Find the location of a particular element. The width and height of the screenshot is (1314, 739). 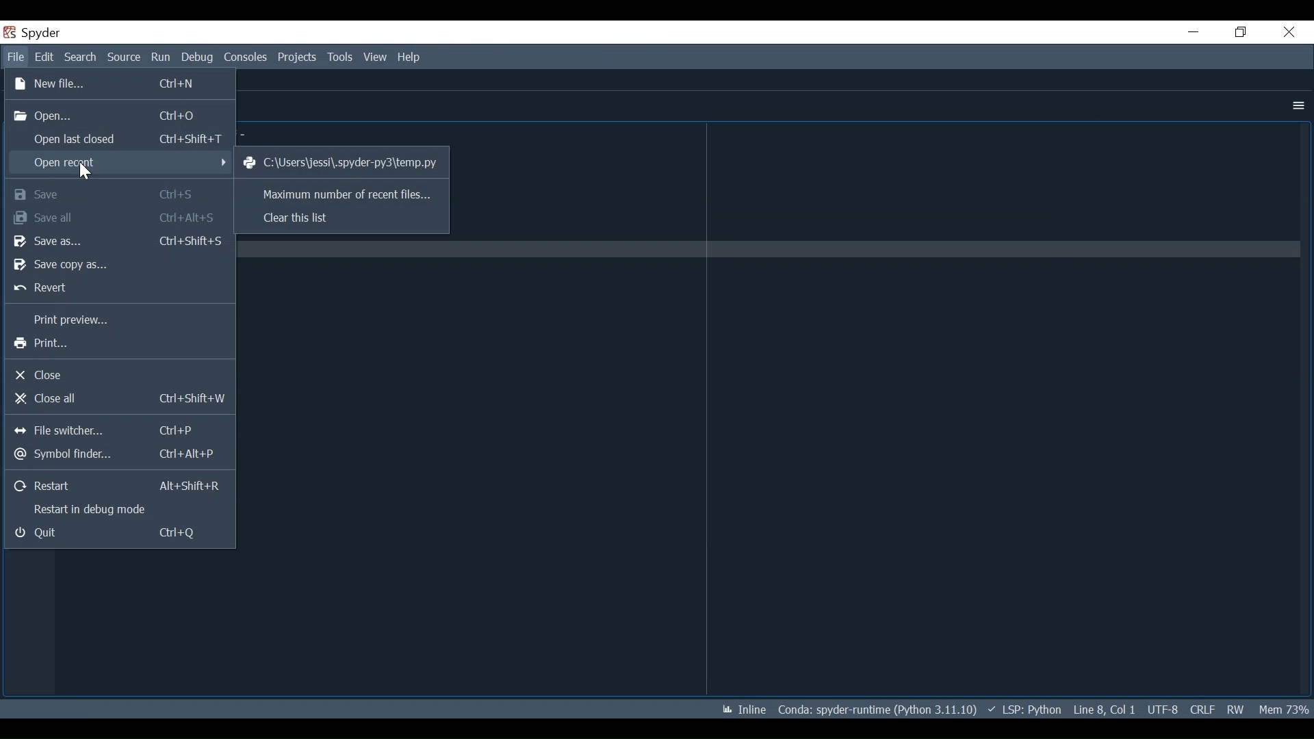

LSP: Python is located at coordinates (1025, 710).